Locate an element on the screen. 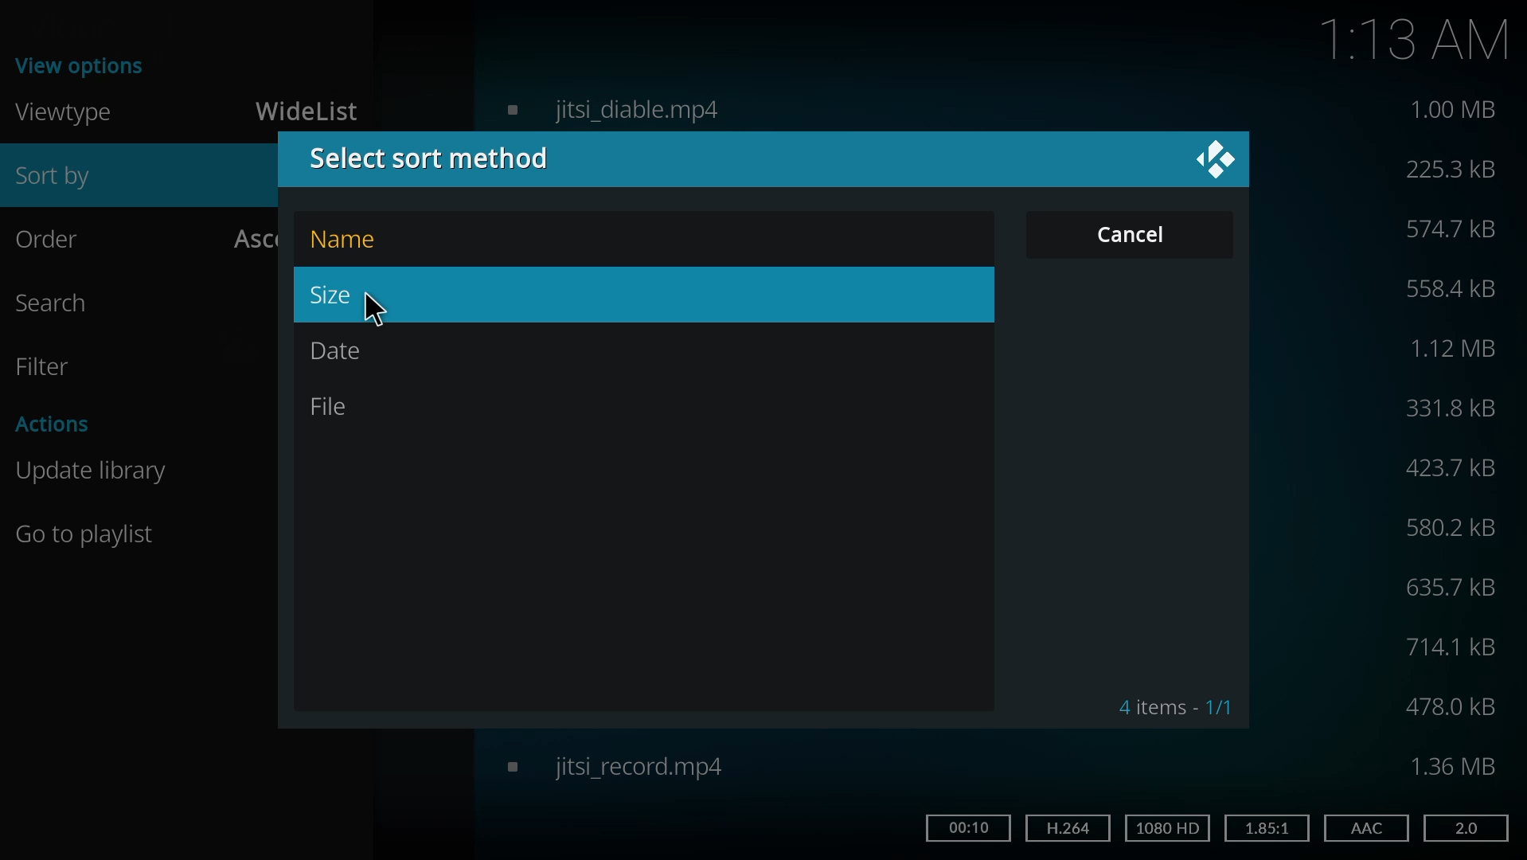 The height and width of the screenshot is (860, 1527). video is located at coordinates (613, 772).